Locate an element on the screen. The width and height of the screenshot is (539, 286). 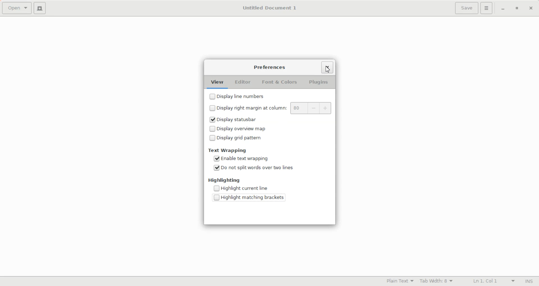
Line Column is located at coordinates (489, 281).